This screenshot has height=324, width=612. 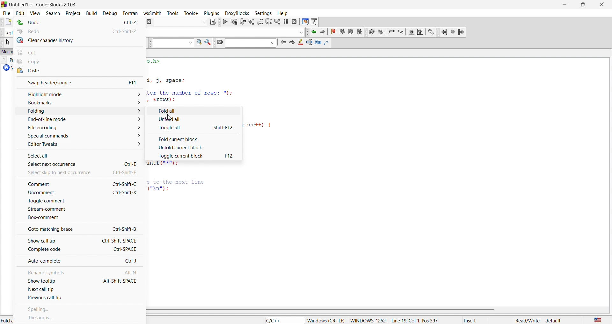 I want to click on settings, so click(x=208, y=43).